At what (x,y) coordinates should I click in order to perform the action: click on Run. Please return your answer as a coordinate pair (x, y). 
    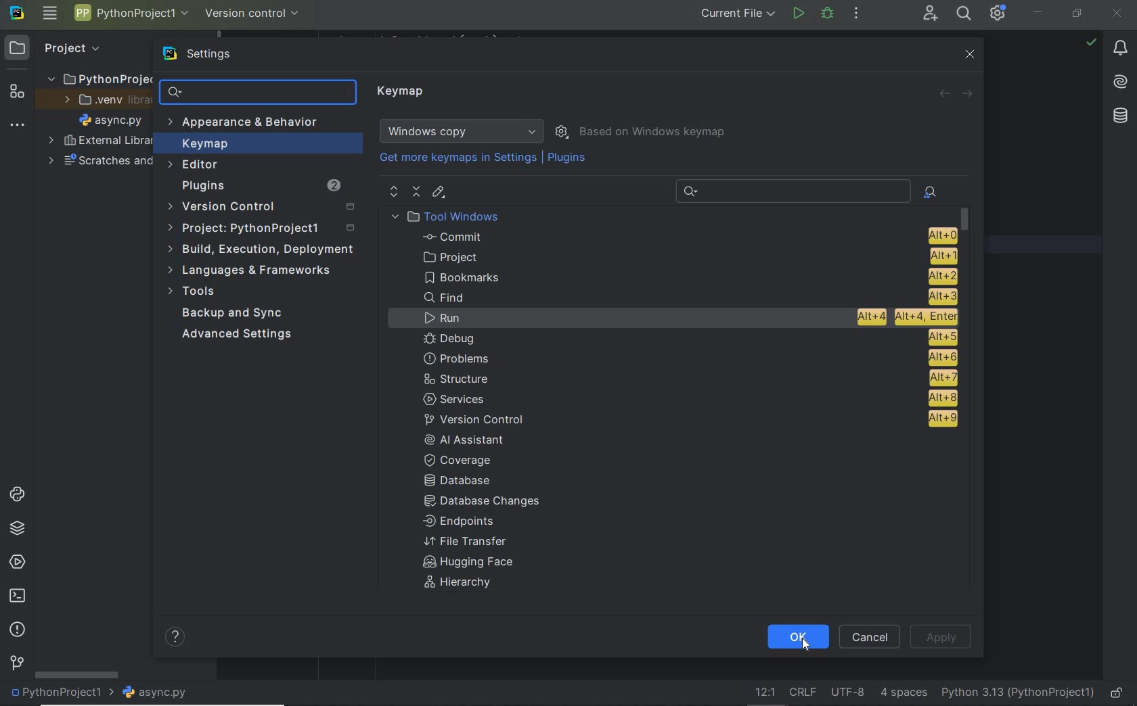
    Looking at the image, I should click on (691, 316).